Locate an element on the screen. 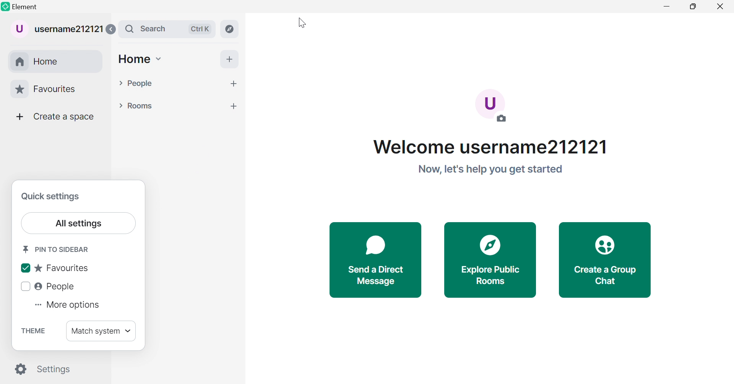 This screenshot has width=734, height=384. Expand is located at coordinates (110, 29).